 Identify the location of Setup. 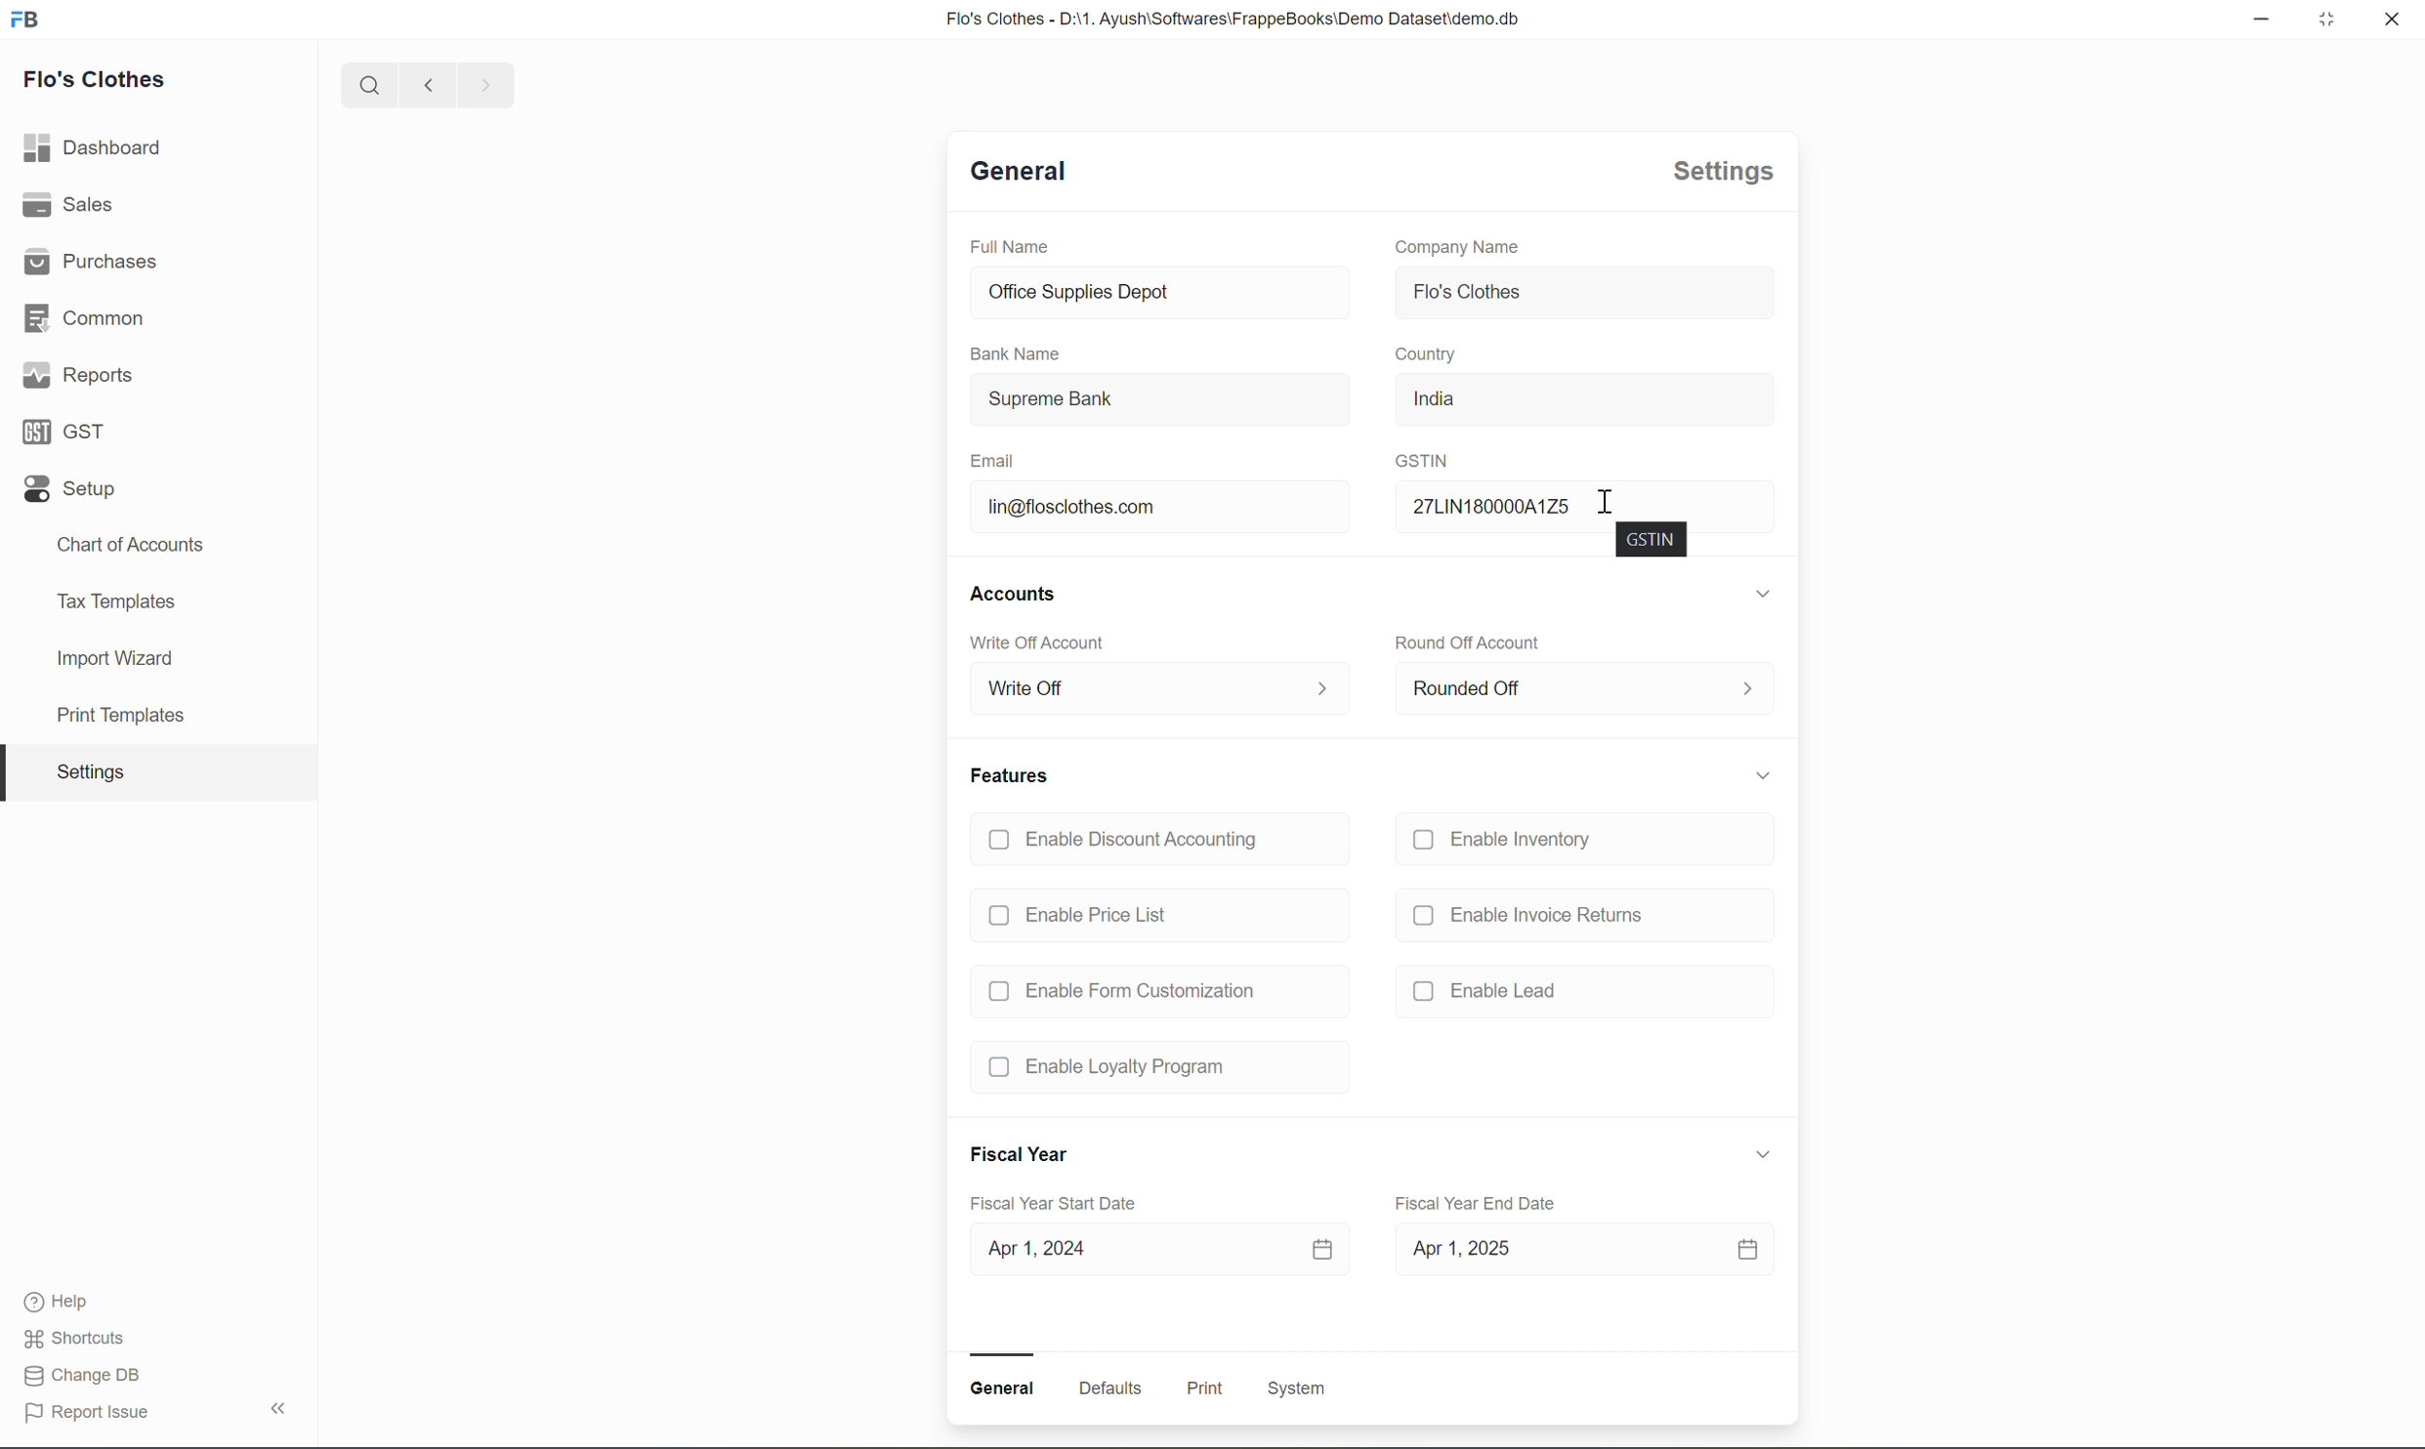
(70, 488).